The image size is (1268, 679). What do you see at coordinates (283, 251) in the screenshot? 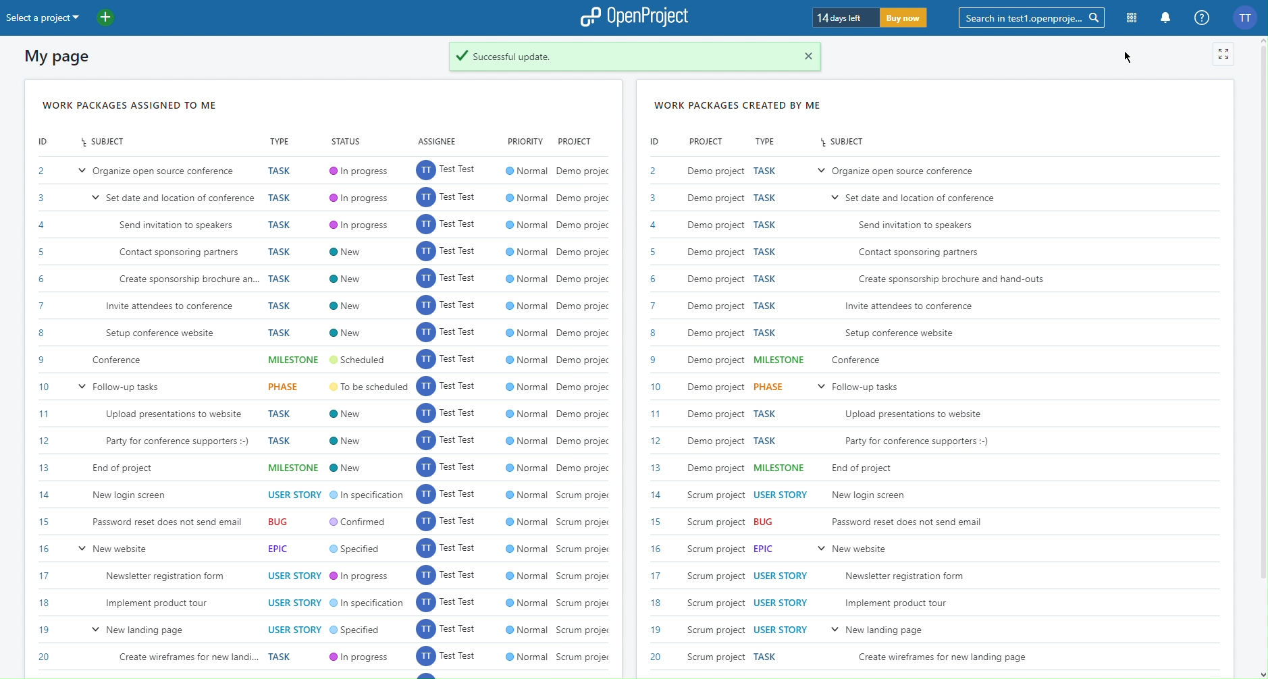
I see `Task` at bounding box center [283, 251].